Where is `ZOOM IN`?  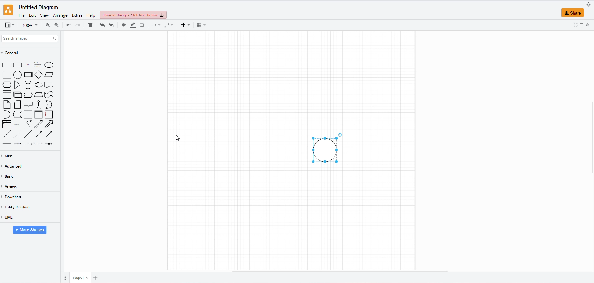
ZOOM IN is located at coordinates (46, 25).